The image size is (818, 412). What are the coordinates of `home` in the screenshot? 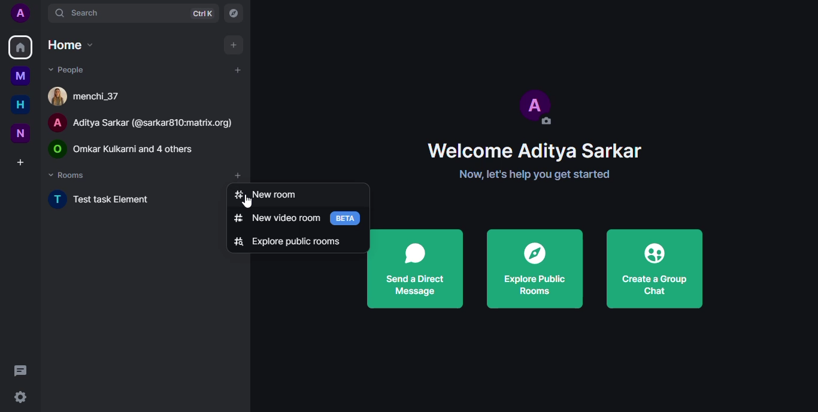 It's located at (70, 45).